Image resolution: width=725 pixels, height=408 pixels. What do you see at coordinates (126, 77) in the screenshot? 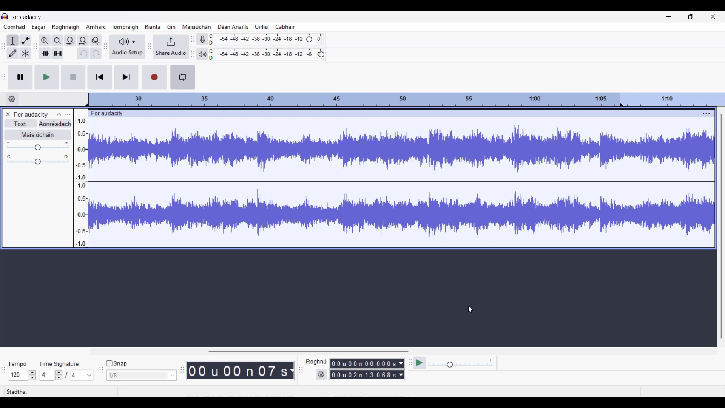
I see `Skip/Select to end` at bounding box center [126, 77].